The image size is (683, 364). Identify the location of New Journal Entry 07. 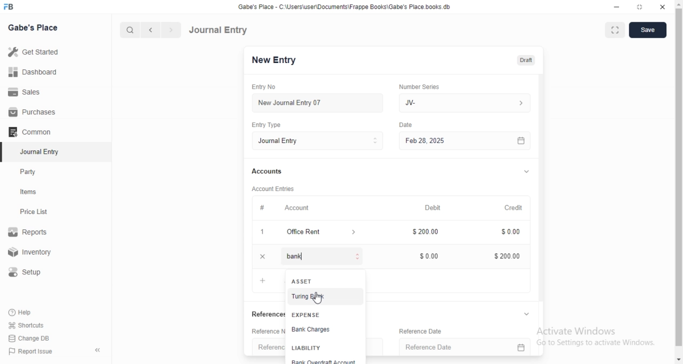
(293, 103).